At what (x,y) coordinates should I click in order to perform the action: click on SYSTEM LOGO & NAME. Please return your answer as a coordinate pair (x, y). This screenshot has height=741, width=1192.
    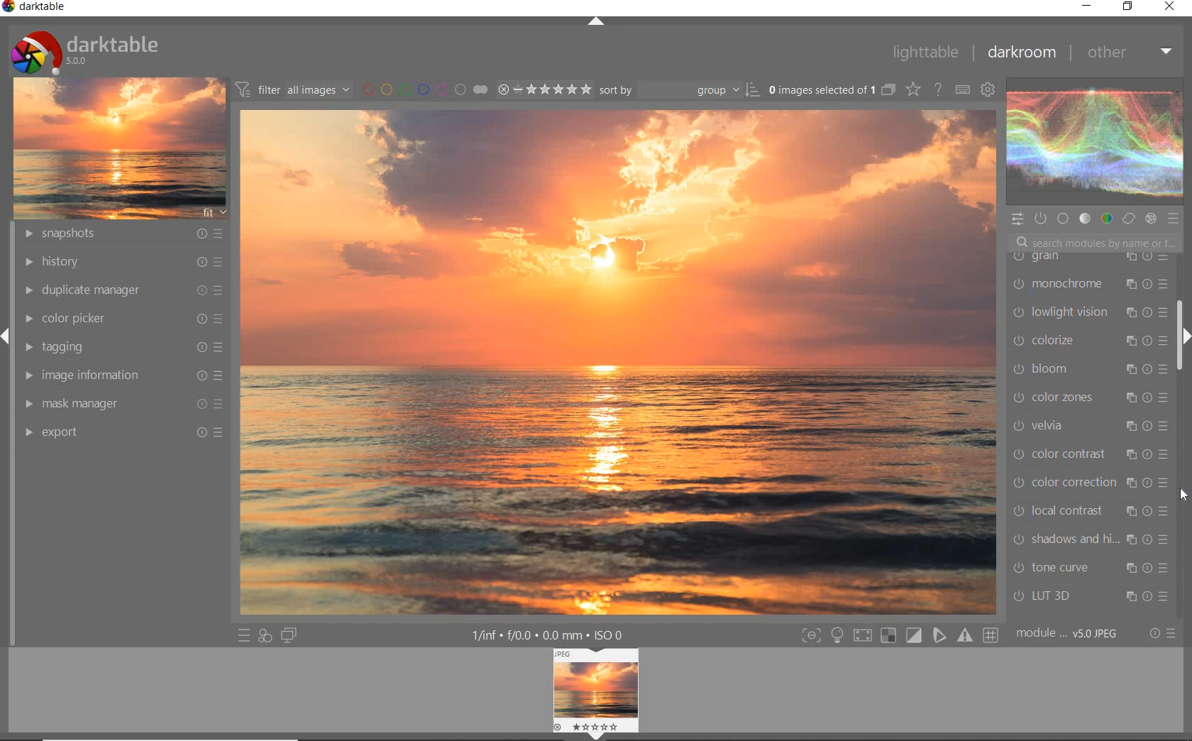
    Looking at the image, I should click on (84, 49).